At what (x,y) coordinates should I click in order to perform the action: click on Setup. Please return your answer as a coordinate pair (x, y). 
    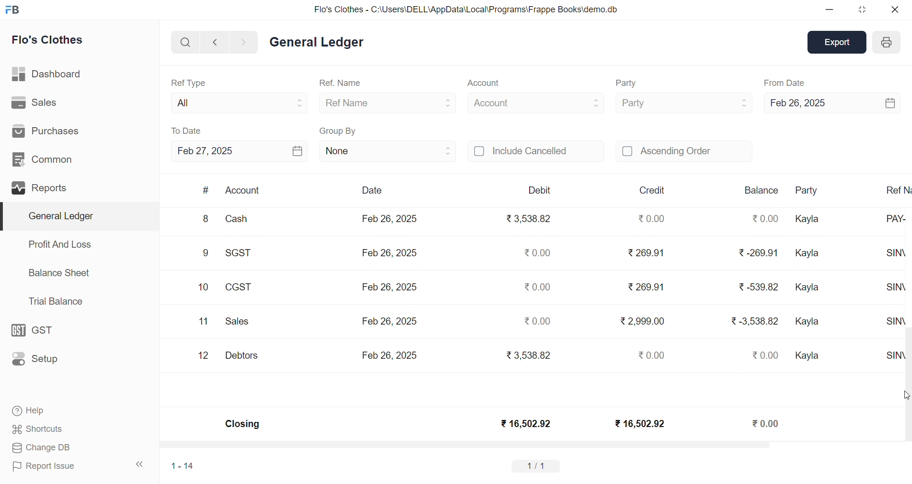
    Looking at the image, I should click on (38, 359).